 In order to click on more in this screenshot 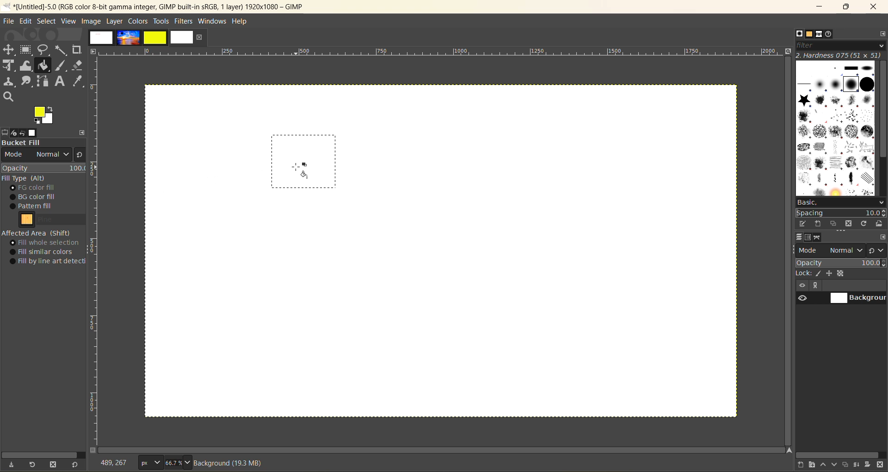, I will do `click(818, 286)`.